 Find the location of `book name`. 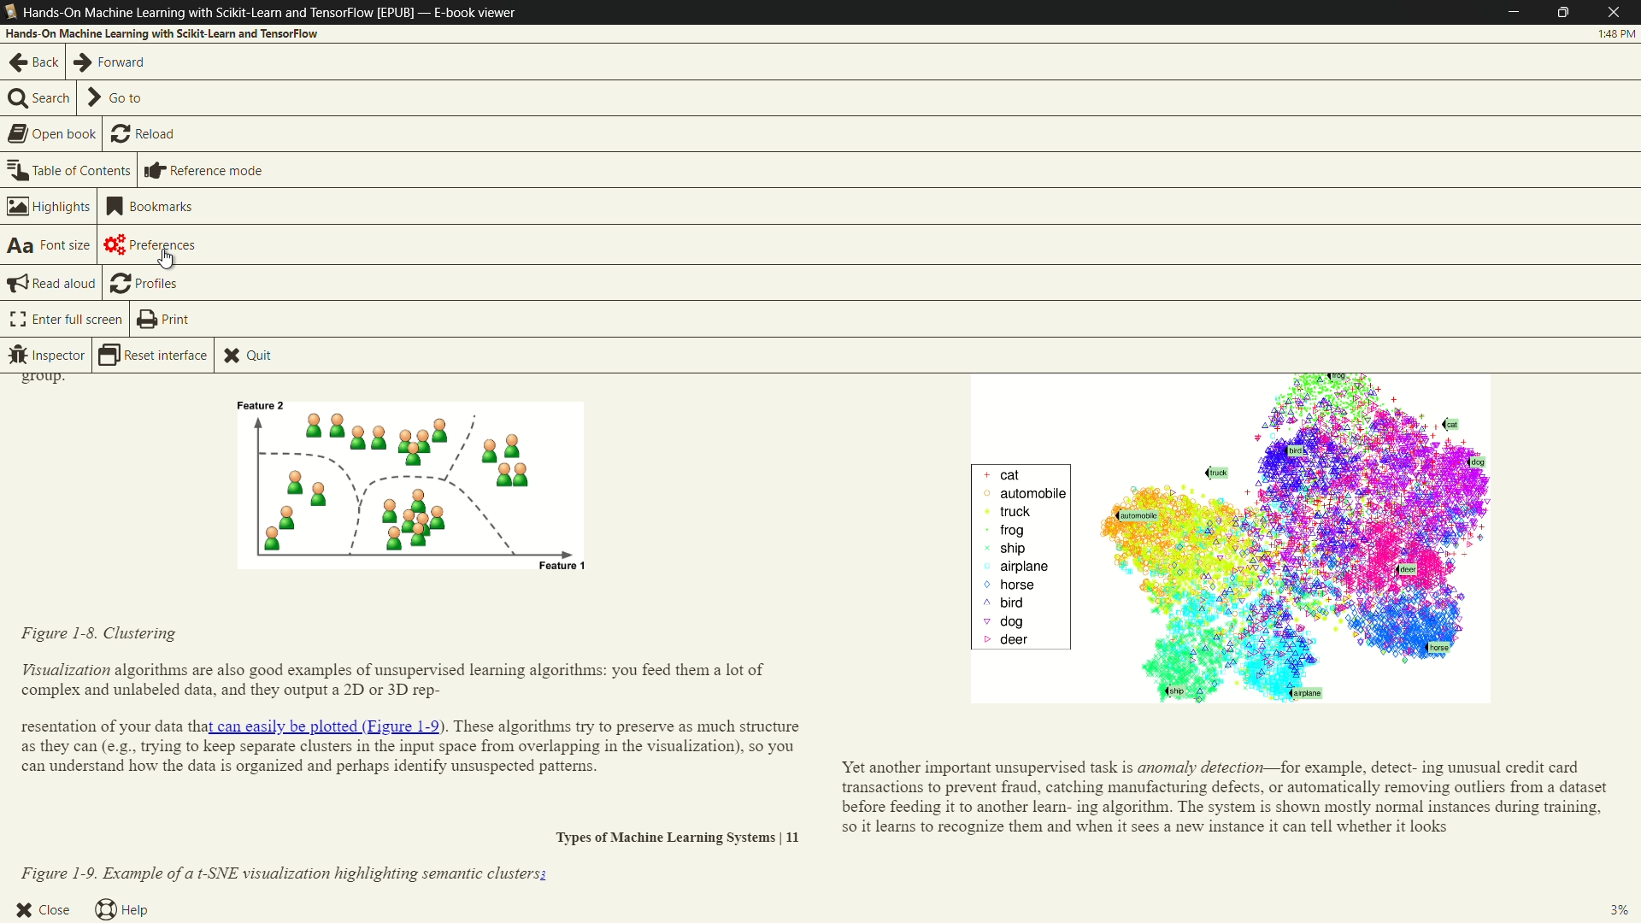

book name is located at coordinates (219, 13).